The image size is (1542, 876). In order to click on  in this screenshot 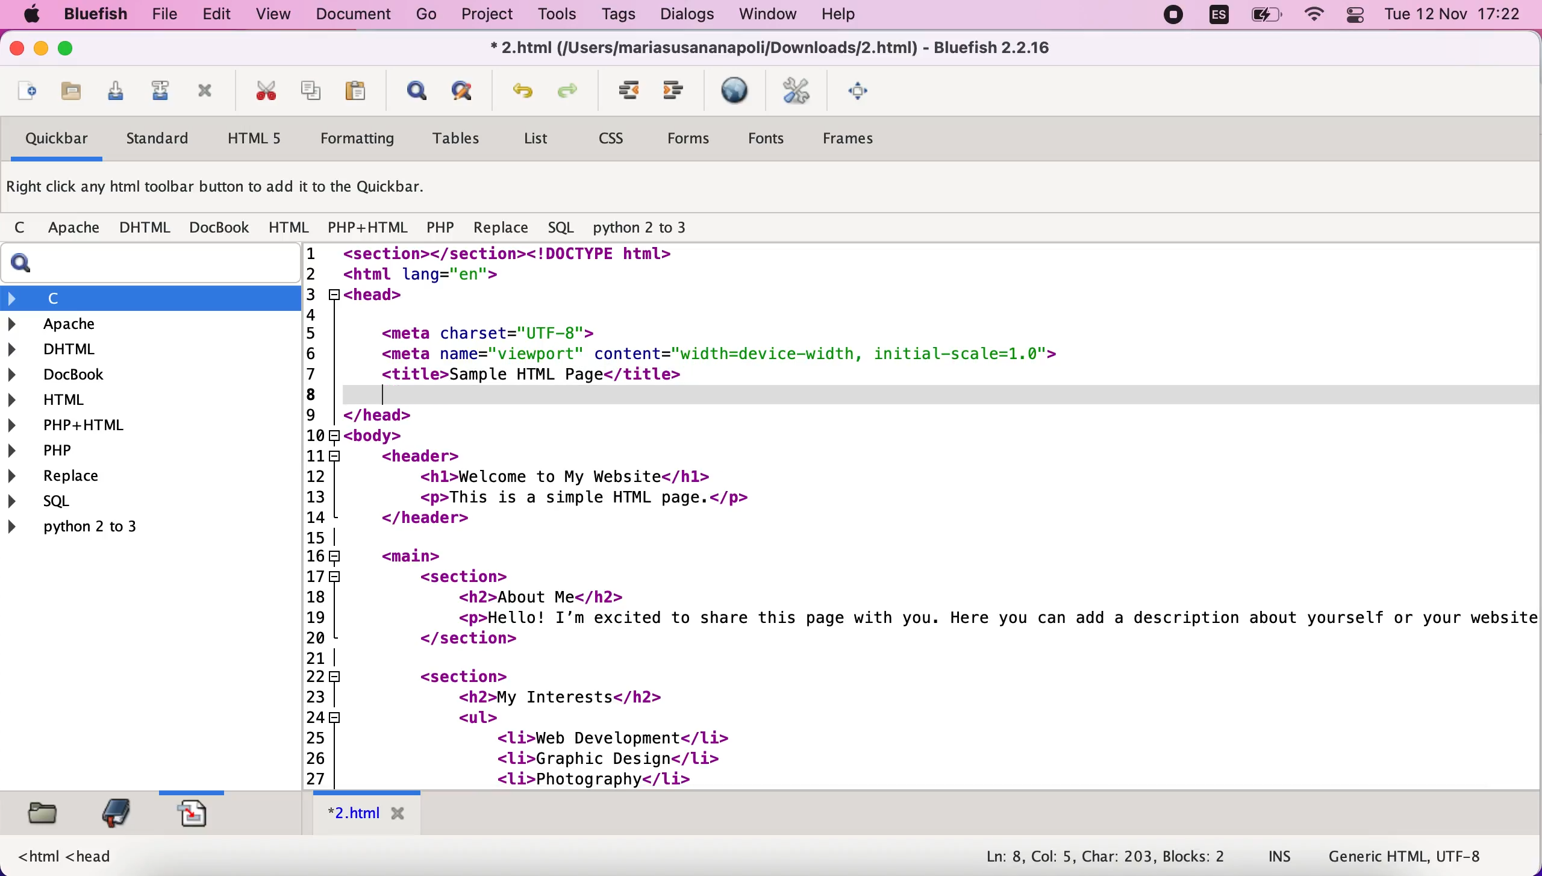, I will do `click(25, 229)`.